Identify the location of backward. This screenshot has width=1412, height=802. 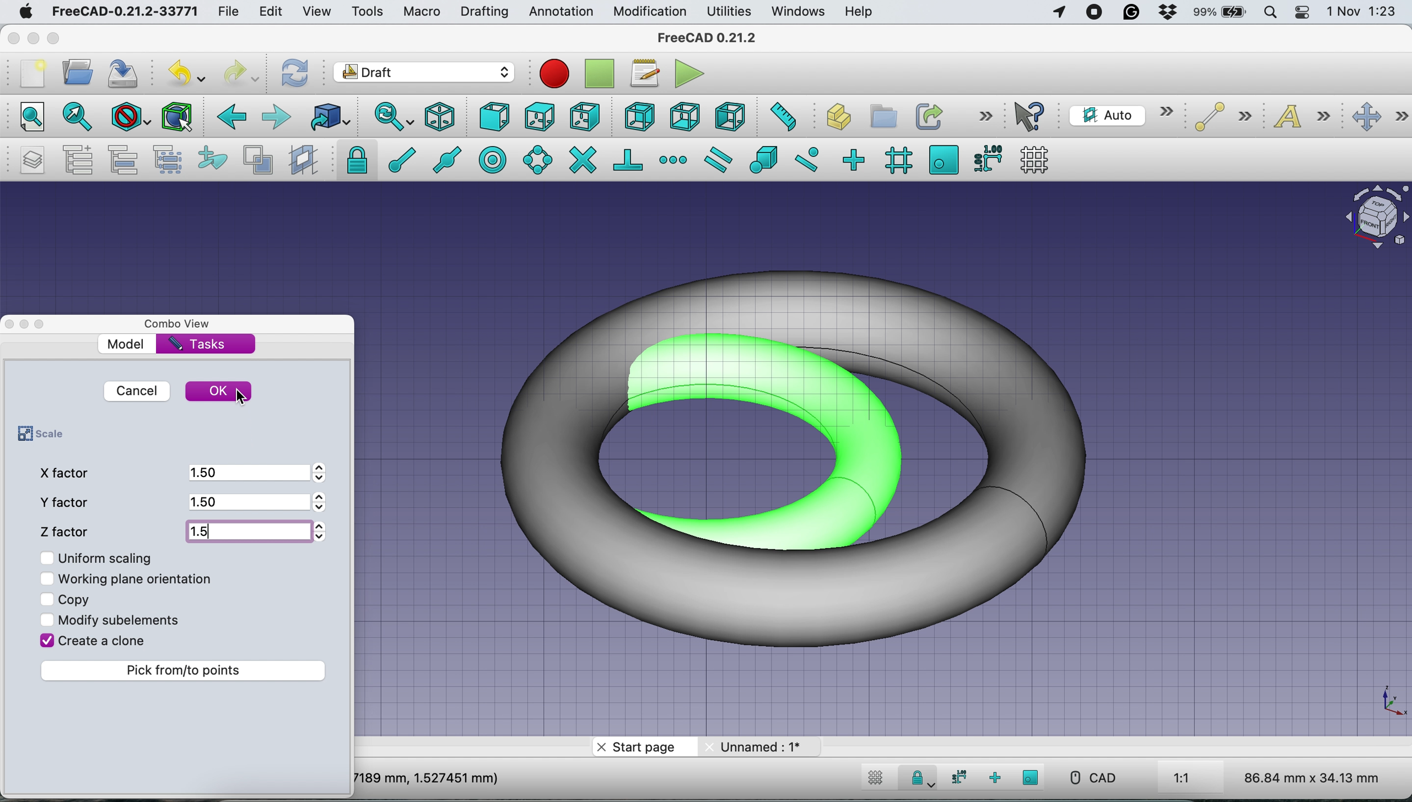
(230, 120).